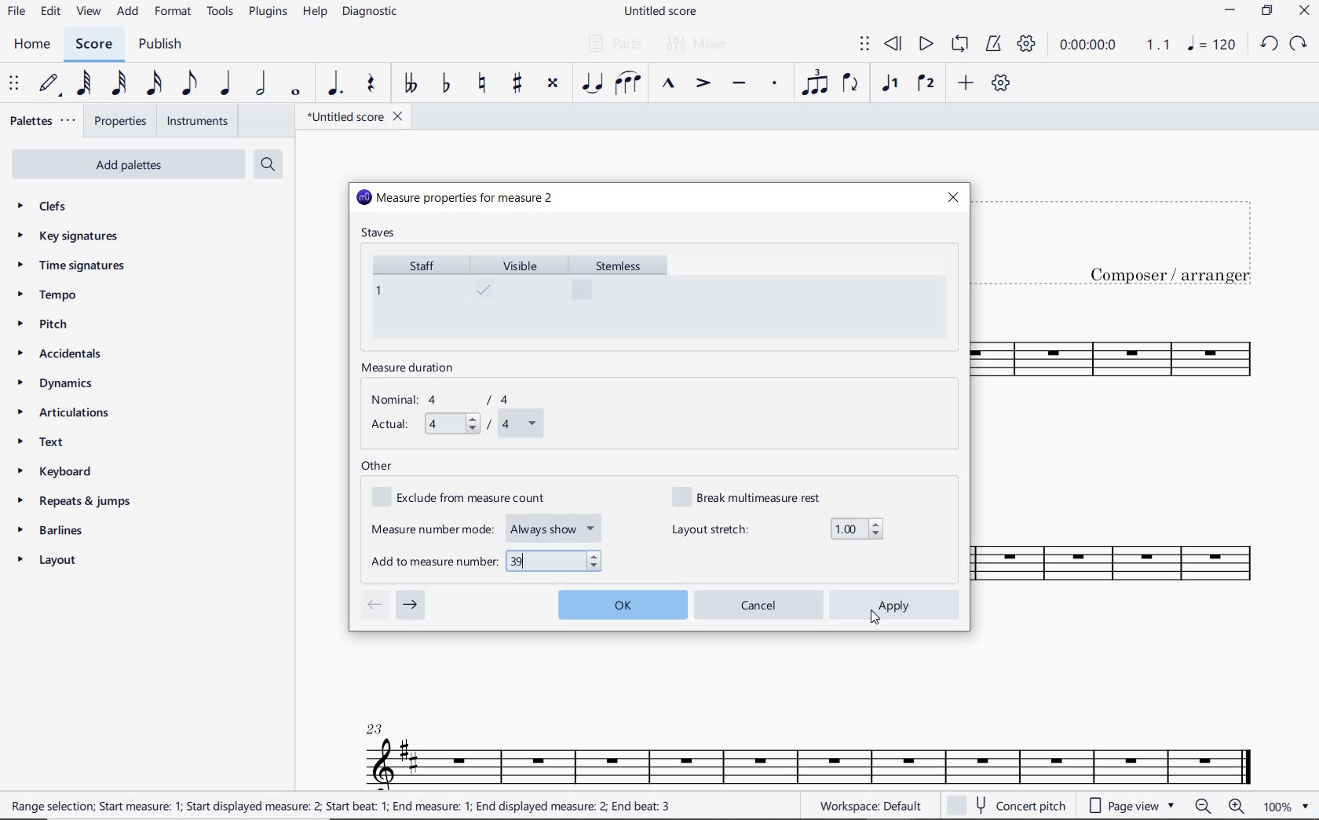 This screenshot has height=820, width=1319. Describe the element at coordinates (698, 44) in the screenshot. I see `MIXER` at that location.